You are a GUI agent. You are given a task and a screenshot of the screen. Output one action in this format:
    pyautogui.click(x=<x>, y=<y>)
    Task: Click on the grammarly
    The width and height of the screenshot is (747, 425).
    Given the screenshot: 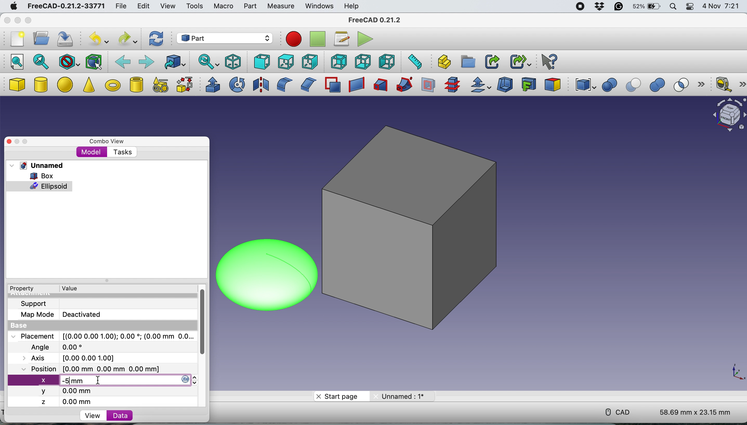 What is the action you would take?
    pyautogui.click(x=618, y=7)
    